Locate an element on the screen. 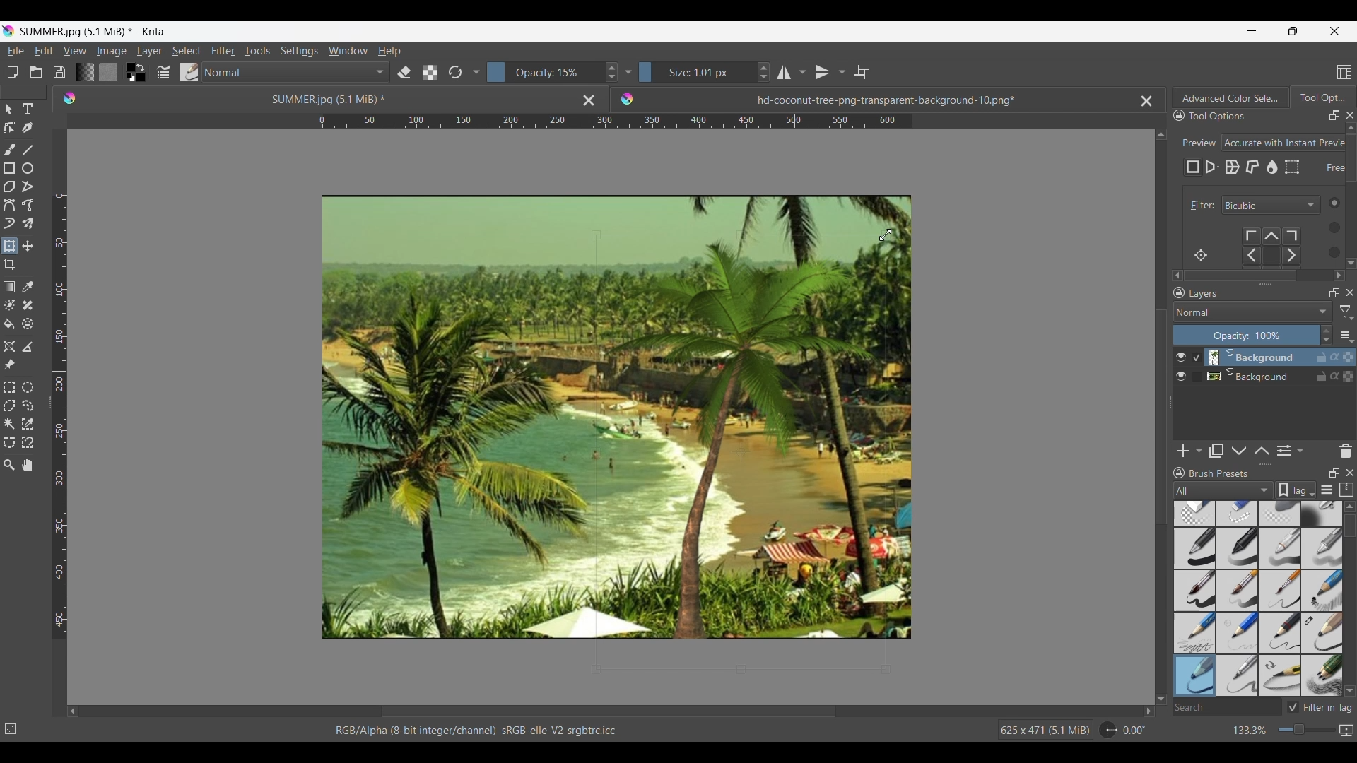 This screenshot has width=1357, height=763. Show/Hide layer is located at coordinates (1181, 357).